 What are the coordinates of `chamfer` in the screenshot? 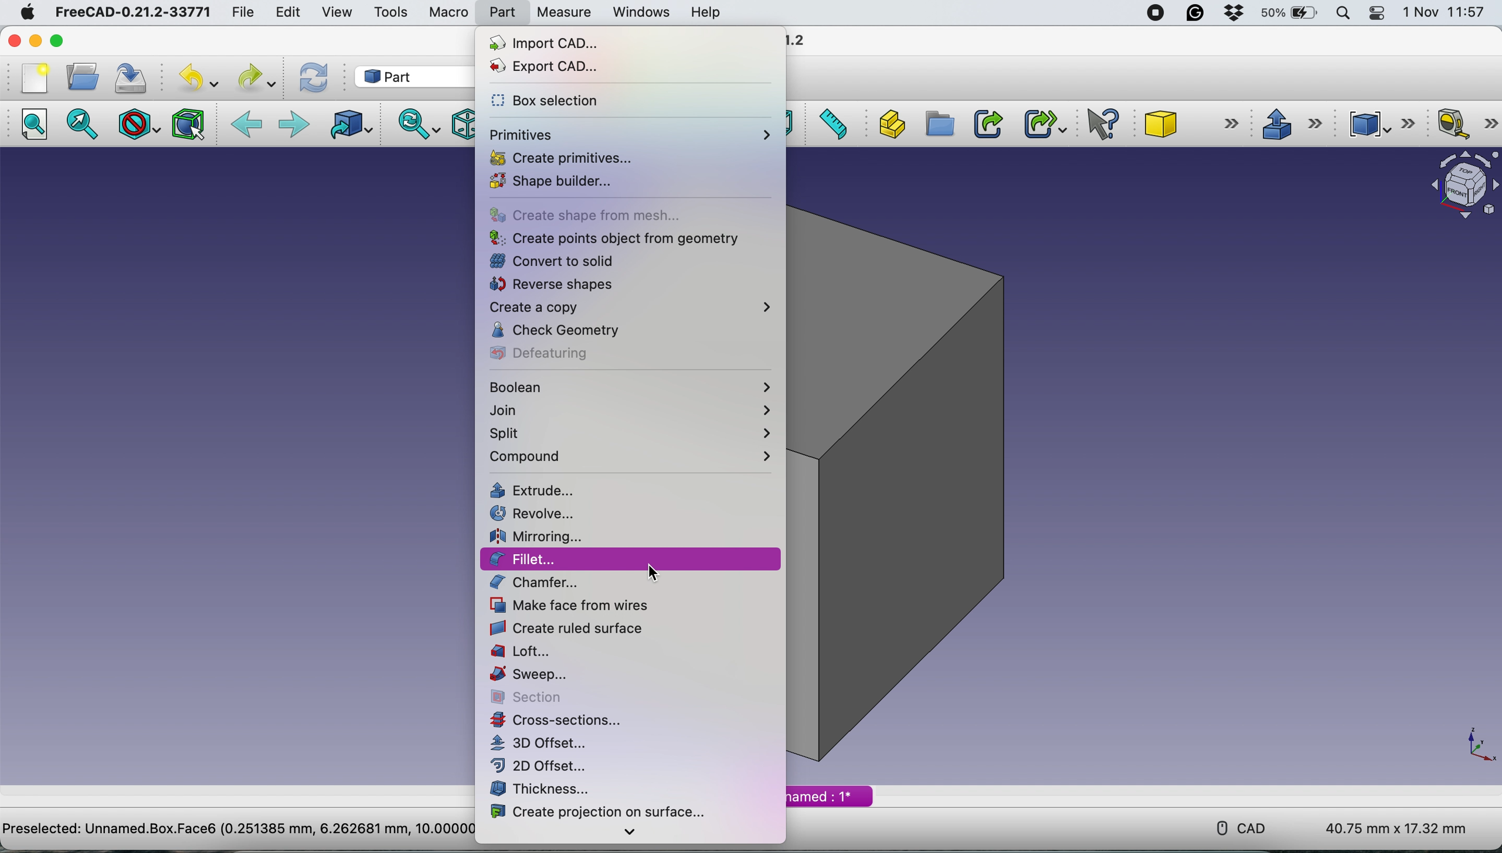 It's located at (541, 582).